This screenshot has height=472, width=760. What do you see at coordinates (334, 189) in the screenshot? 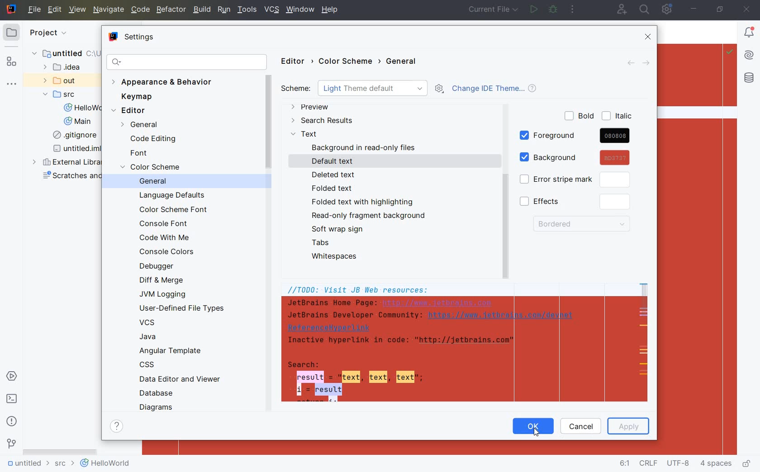
I see `FOLDED TEXT` at bounding box center [334, 189].